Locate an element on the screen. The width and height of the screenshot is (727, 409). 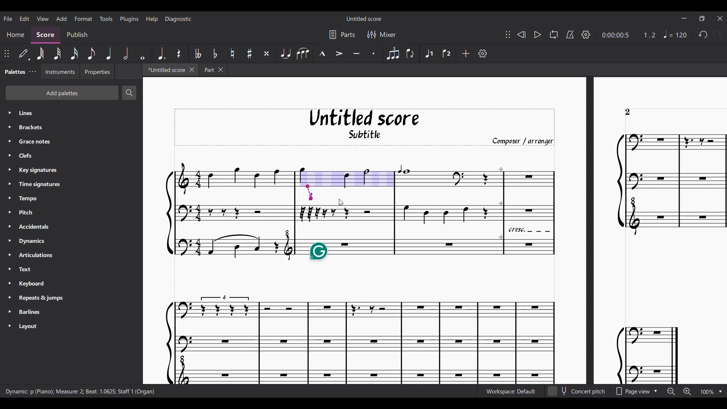
Half note is located at coordinates (126, 53).